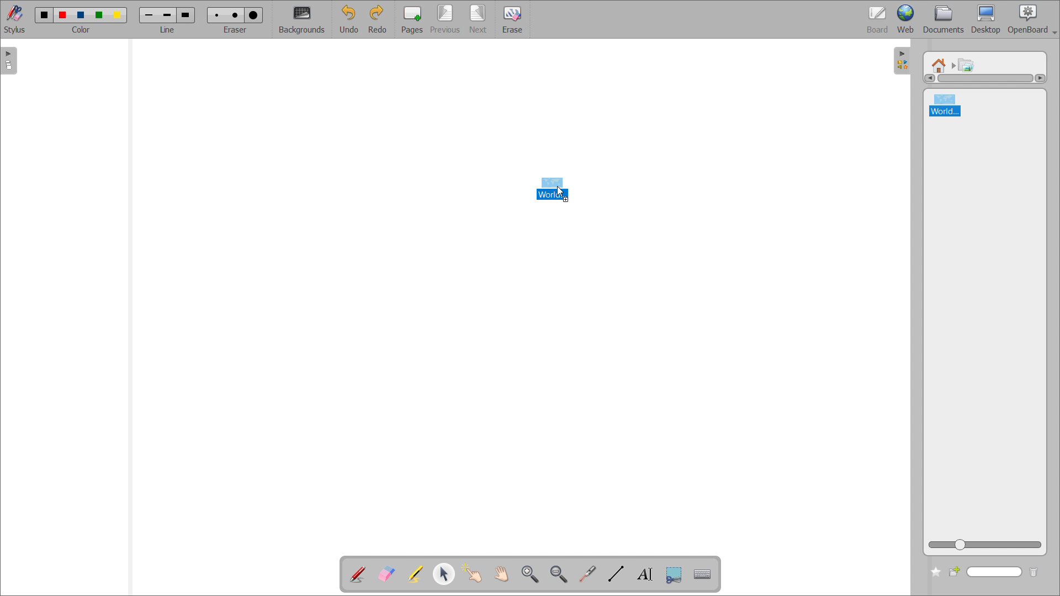 The width and height of the screenshot is (1060, 596). I want to click on world, so click(944, 104).